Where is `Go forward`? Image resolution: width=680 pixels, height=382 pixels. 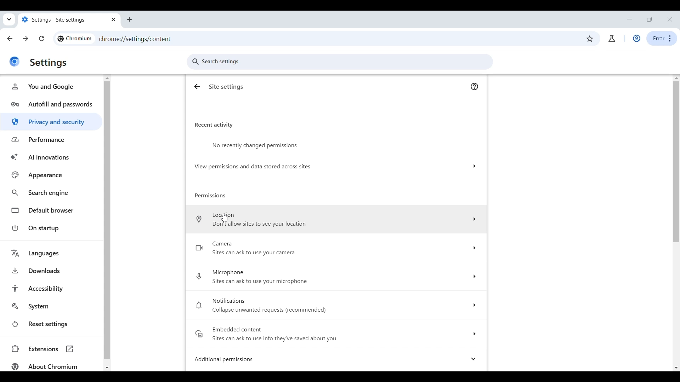
Go forward is located at coordinates (25, 39).